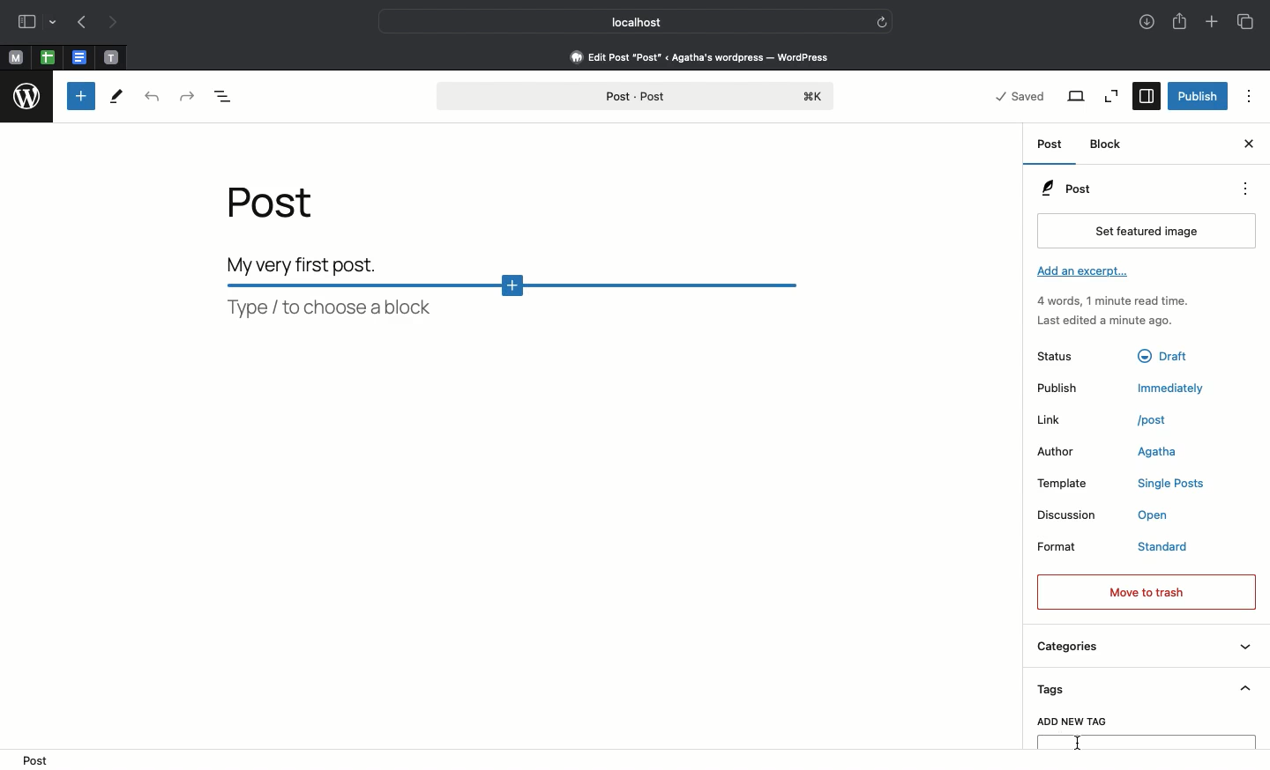  Describe the element at coordinates (1169, 481) in the screenshot. I see `single posts` at that location.